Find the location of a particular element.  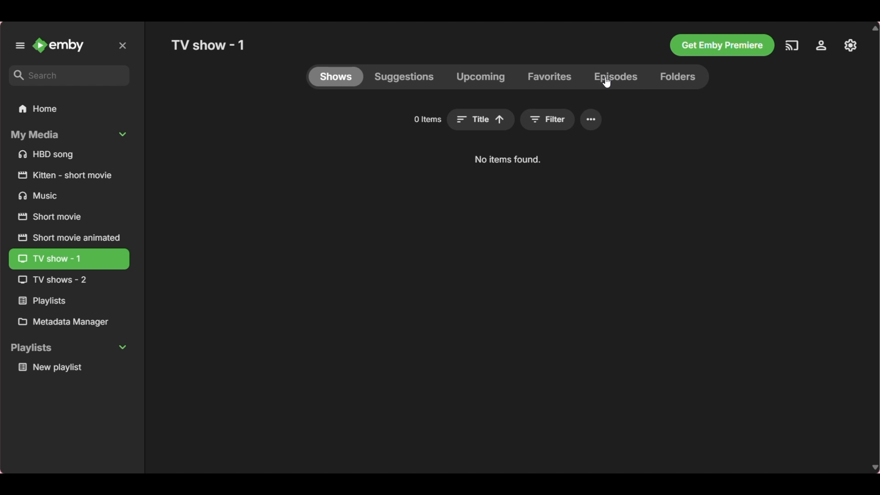

Music is located at coordinates (70, 195).